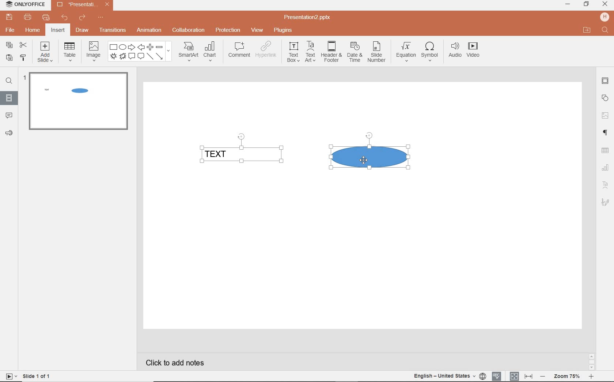 This screenshot has height=382, width=614. What do you see at coordinates (604, 203) in the screenshot?
I see `TEXT ART` at bounding box center [604, 203].